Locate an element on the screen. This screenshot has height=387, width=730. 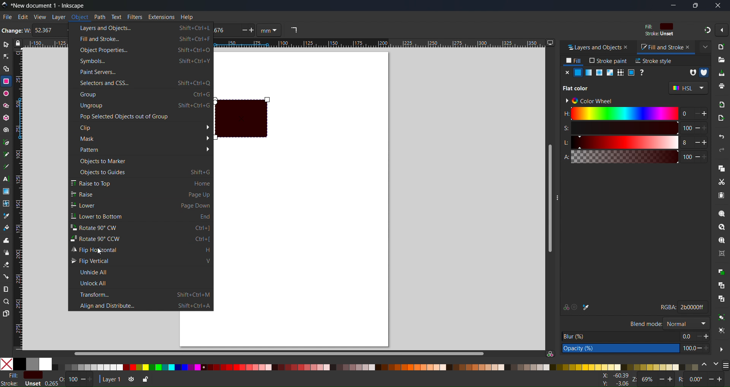
Align and Distribute is located at coordinates (141, 305).